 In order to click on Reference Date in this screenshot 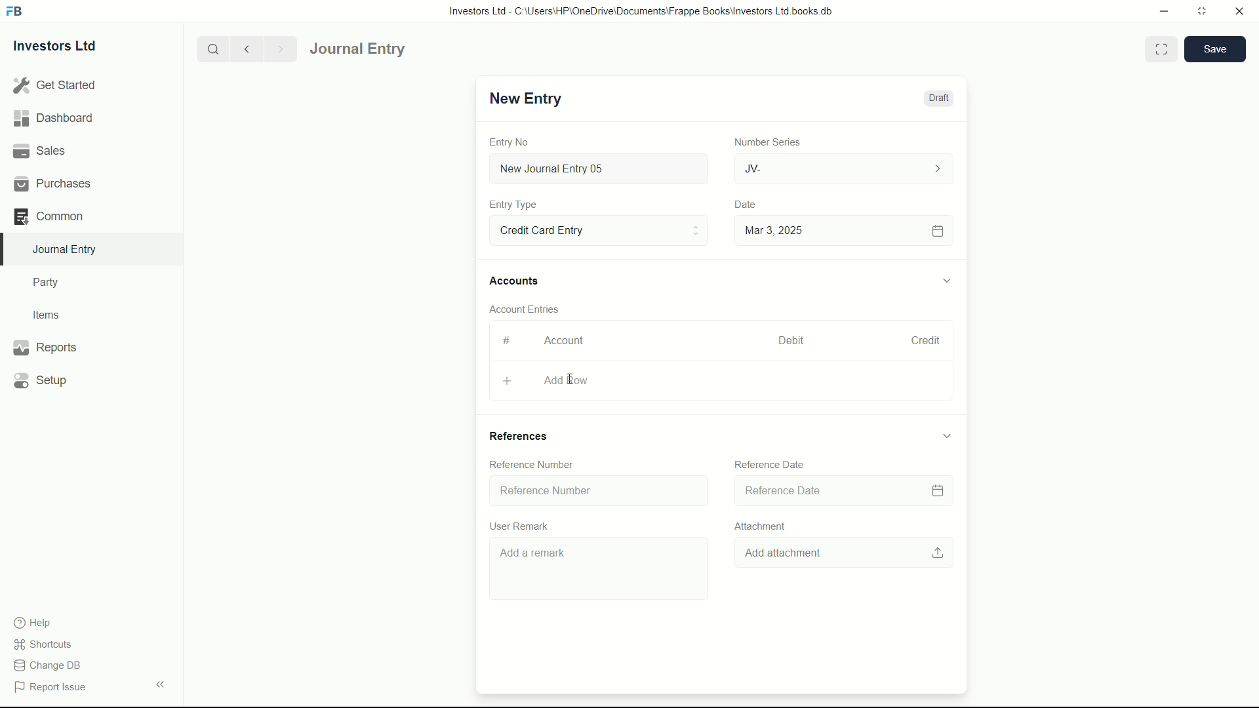, I will do `click(839, 492)`.